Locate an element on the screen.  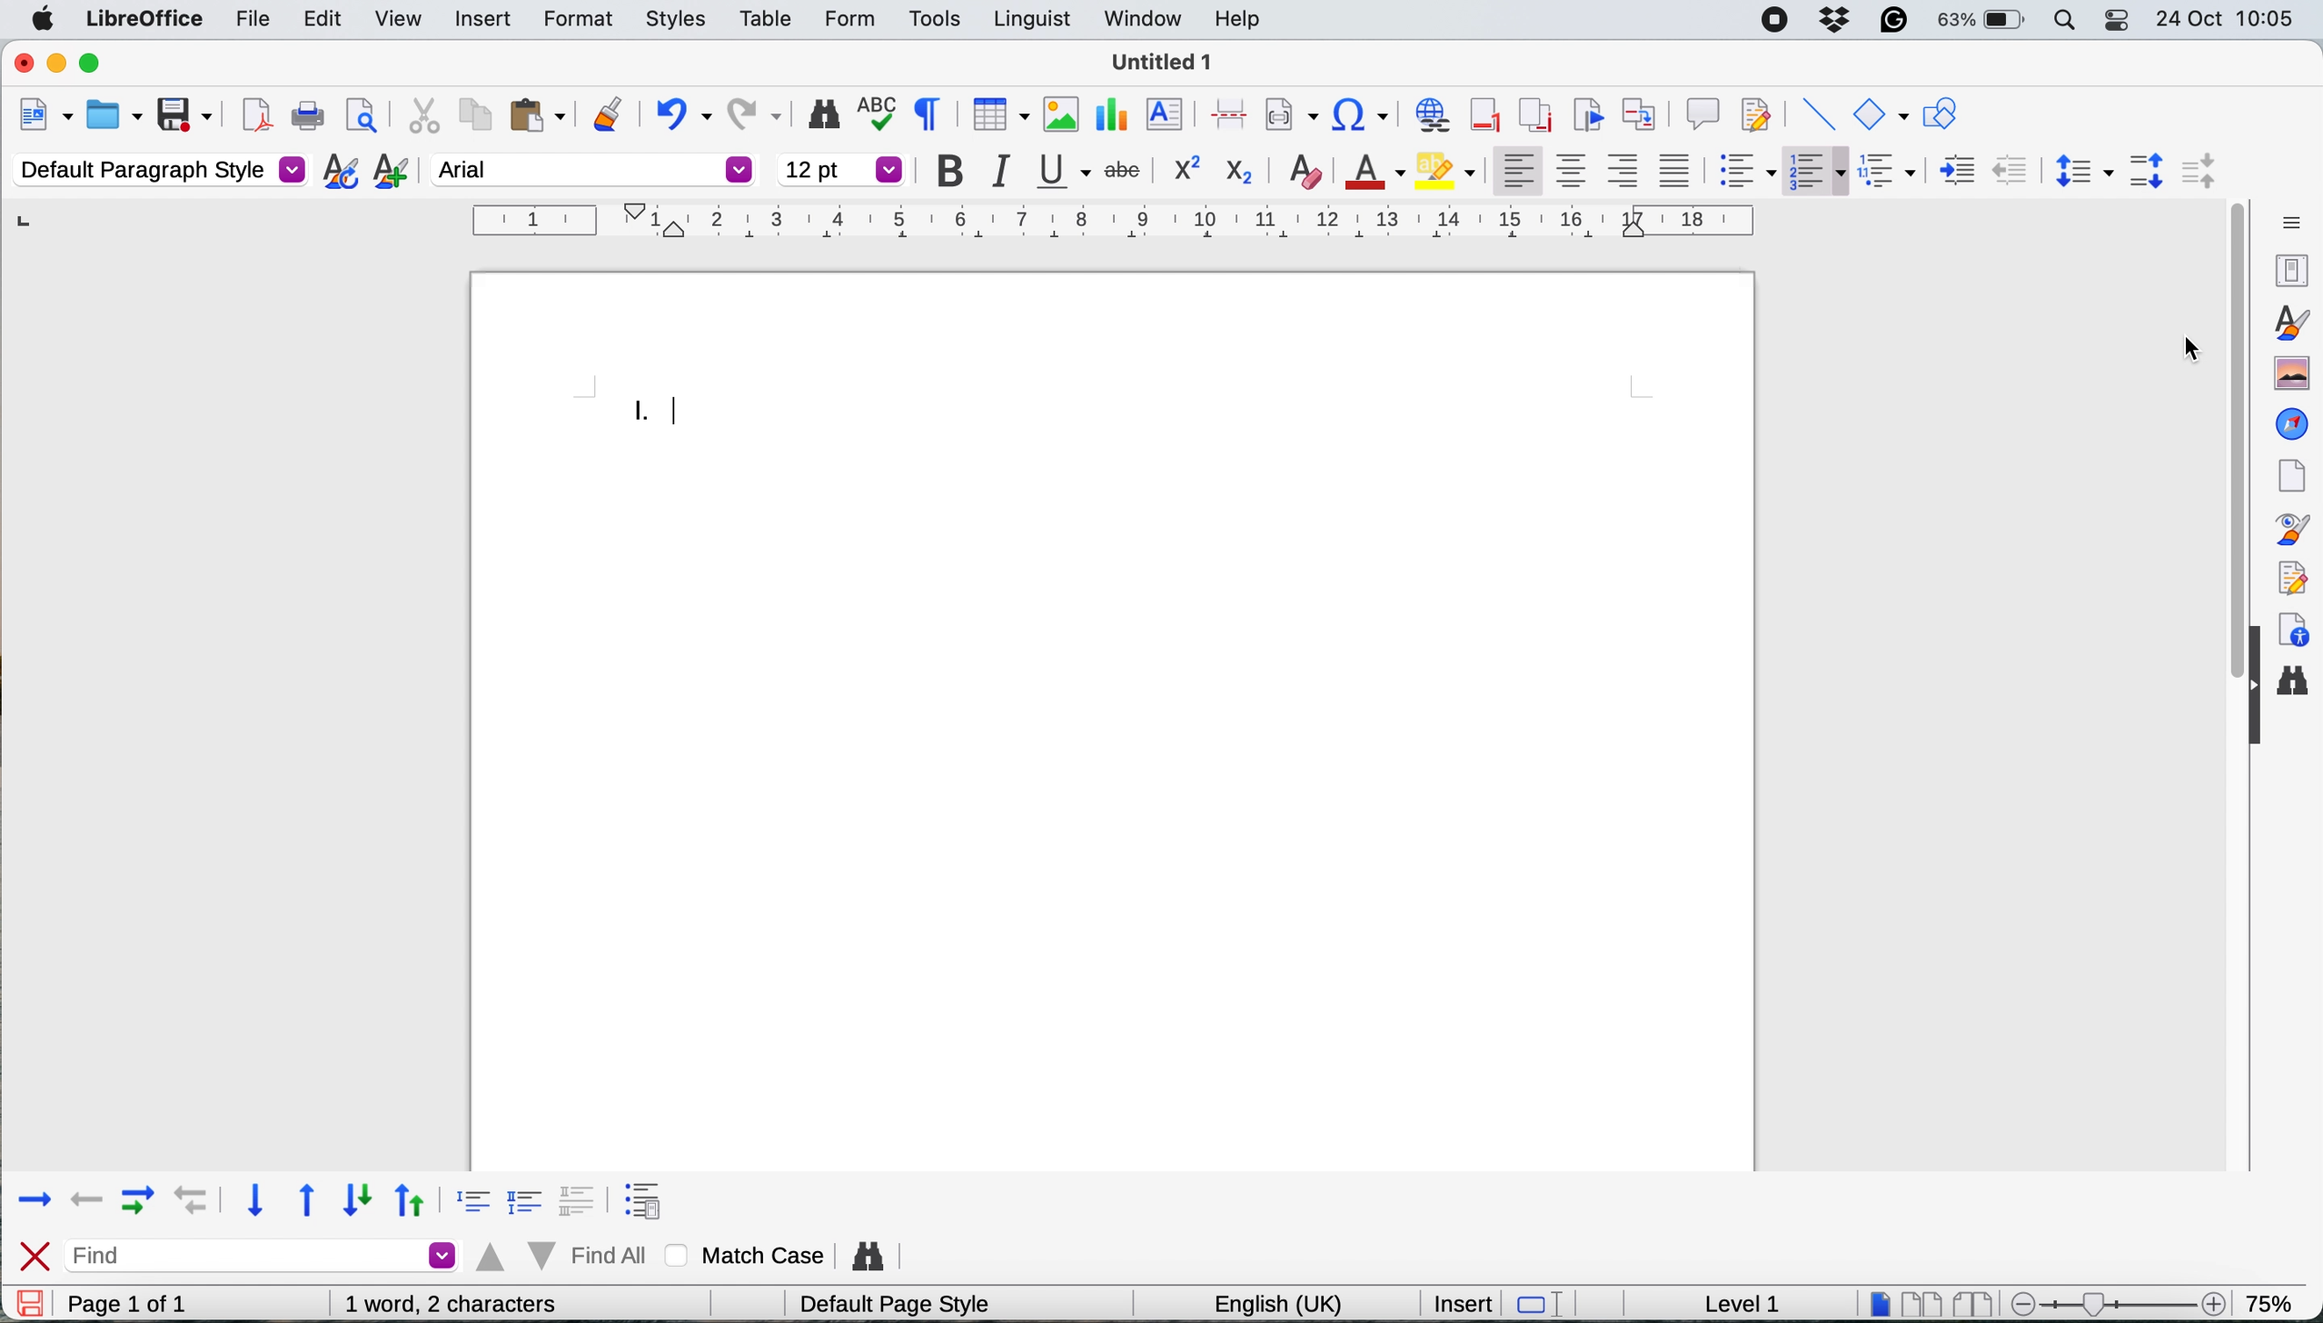
libre office is located at coordinates (143, 19).